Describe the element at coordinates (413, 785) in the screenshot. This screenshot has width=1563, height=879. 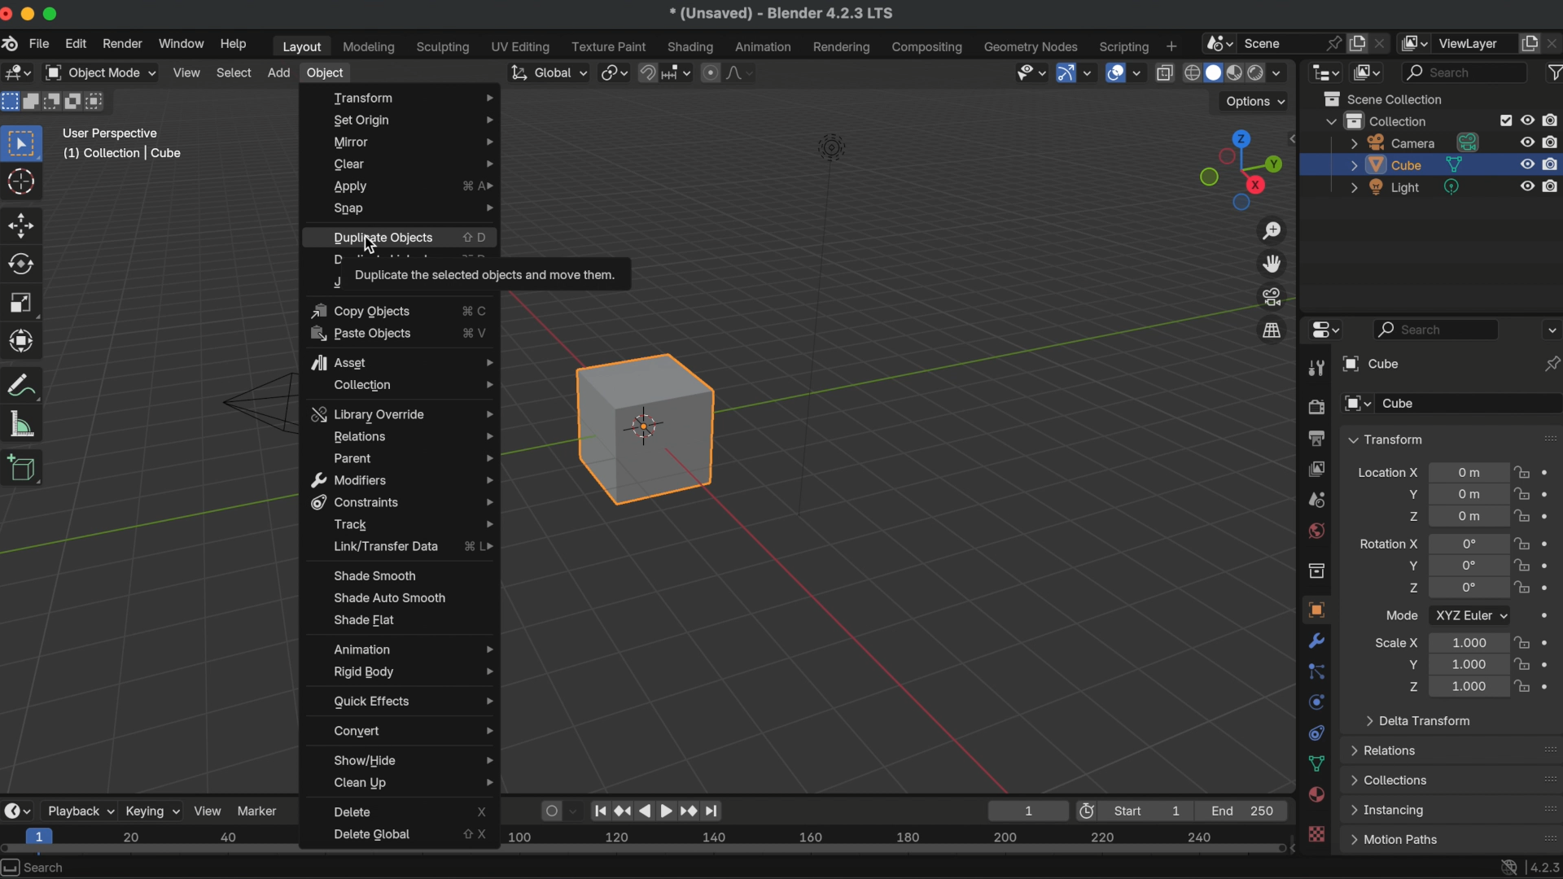
I see `clean up menu` at that location.